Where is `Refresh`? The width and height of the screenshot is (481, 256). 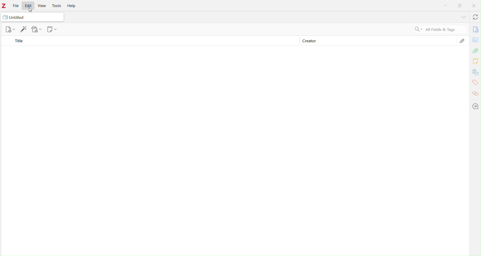
Refresh is located at coordinates (474, 18).